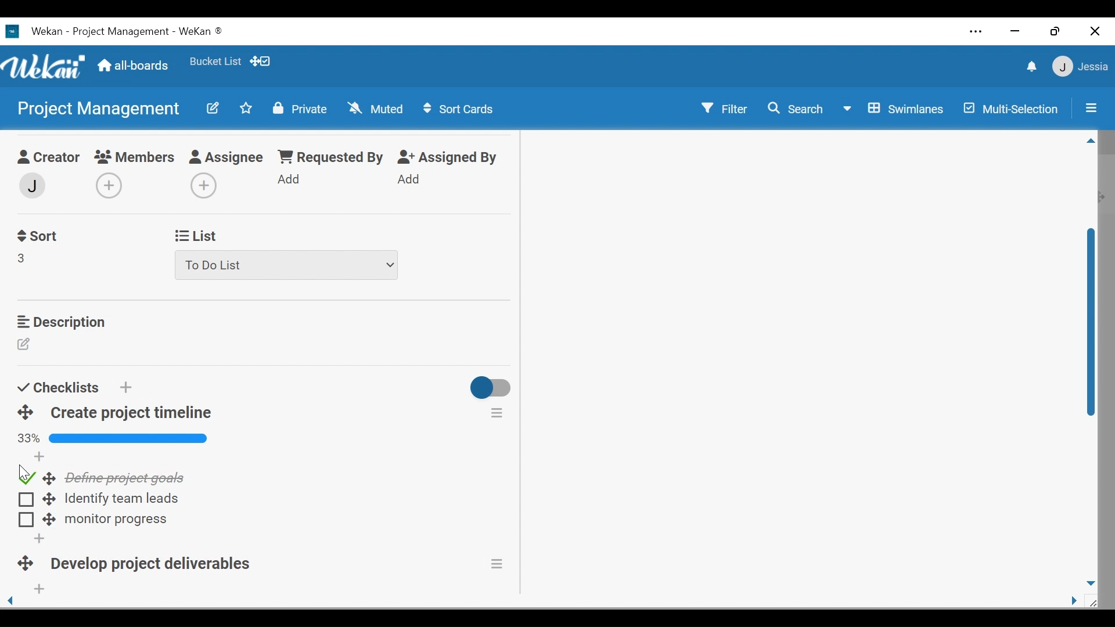  Describe the element at coordinates (287, 265) in the screenshot. I see `List dropdown menu` at that location.